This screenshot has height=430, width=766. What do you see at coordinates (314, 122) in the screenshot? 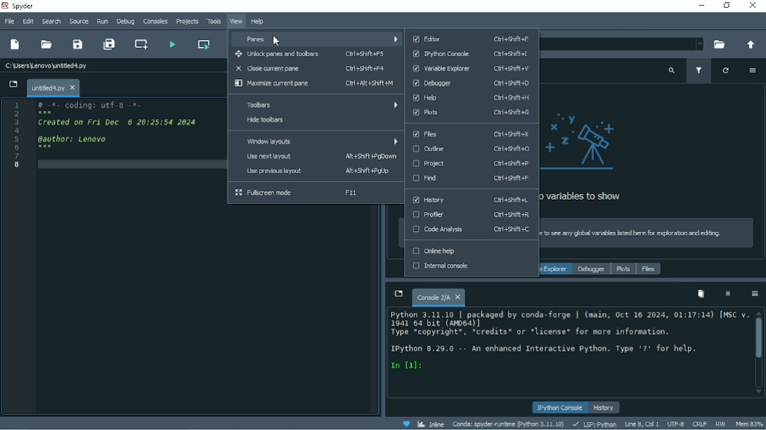
I see `Hide toolbars` at bounding box center [314, 122].